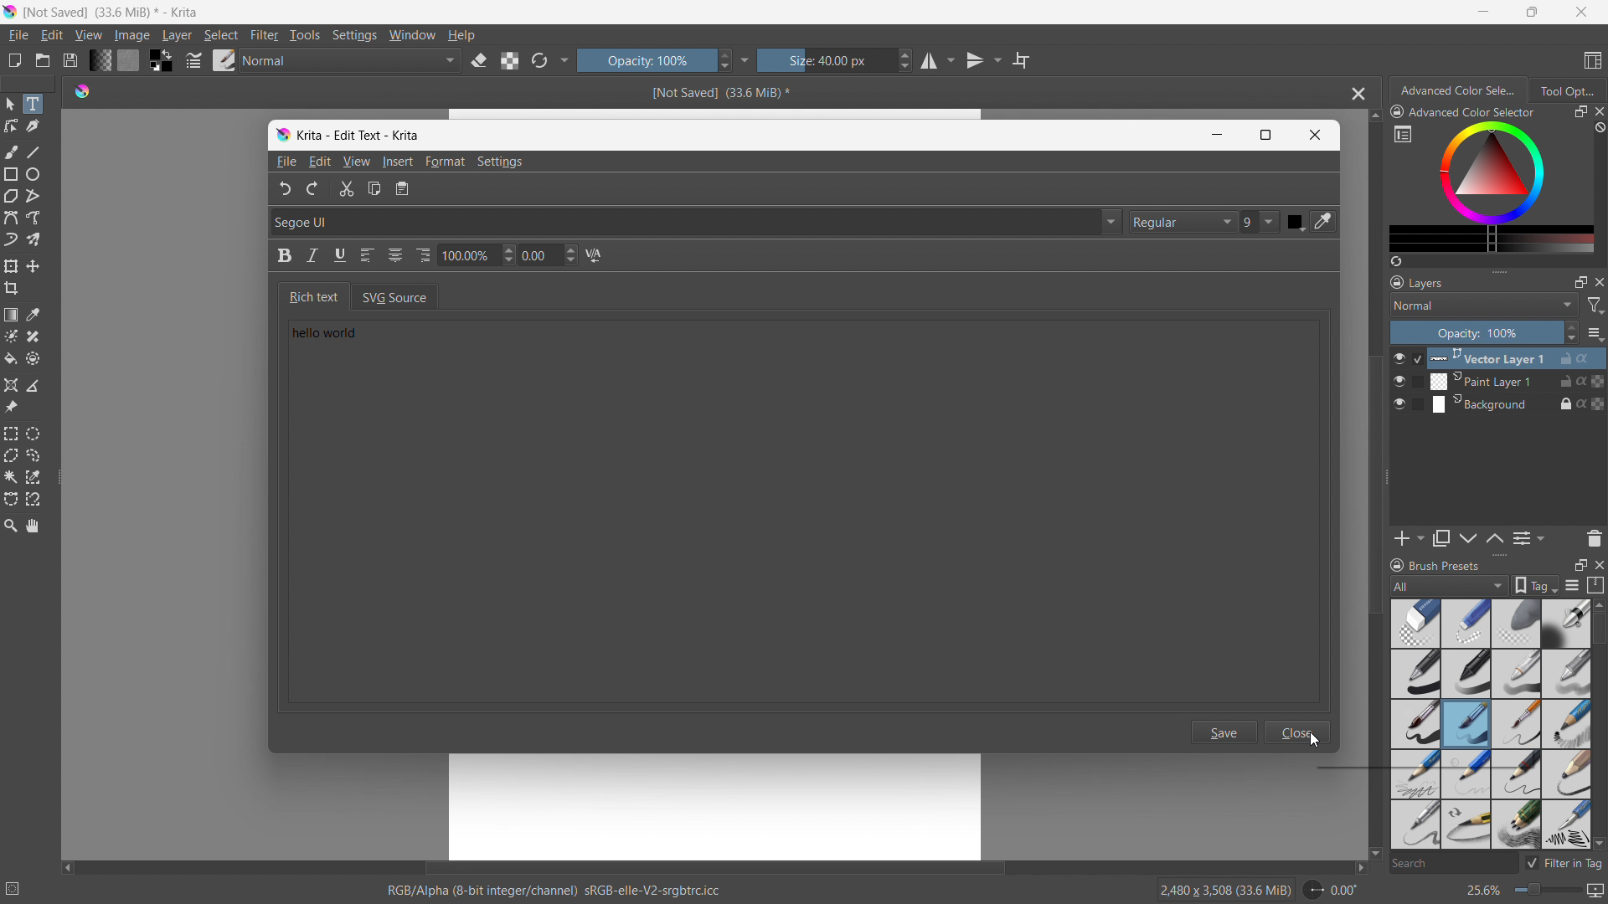 This screenshot has height=904, width=1608. I want to click on light nib pencil, so click(1466, 774).